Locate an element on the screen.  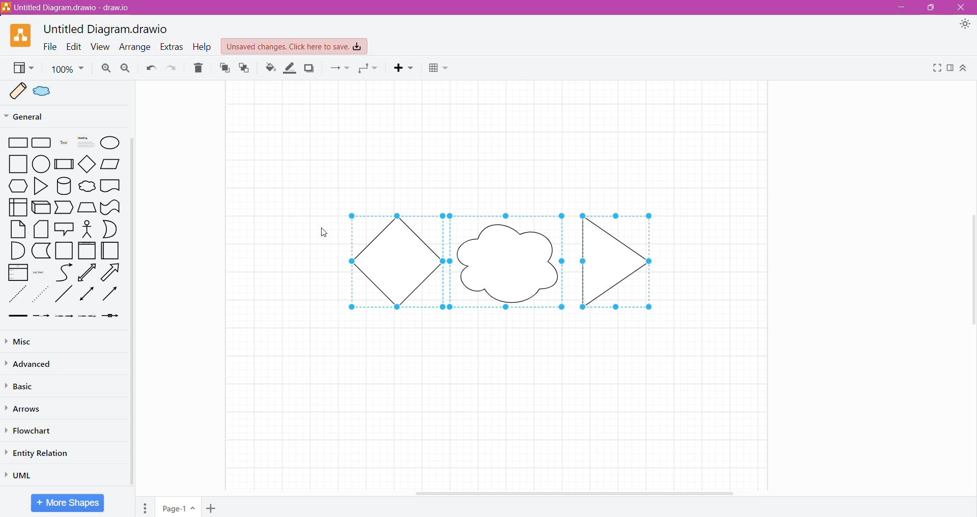
View is located at coordinates (22, 68).